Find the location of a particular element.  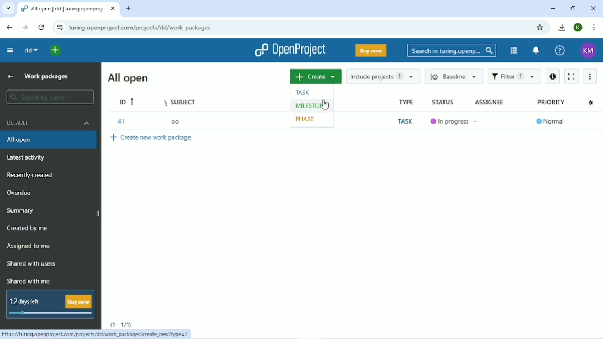

dd is located at coordinates (31, 50).